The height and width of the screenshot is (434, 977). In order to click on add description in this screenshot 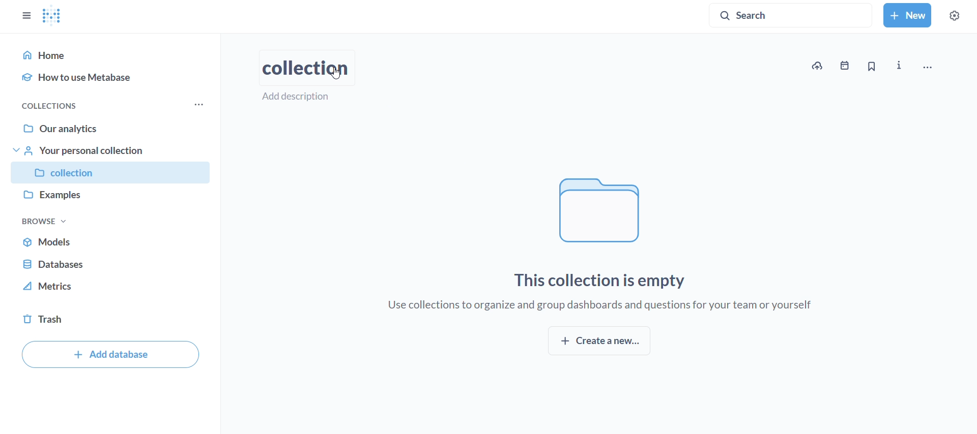, I will do `click(302, 97)`.